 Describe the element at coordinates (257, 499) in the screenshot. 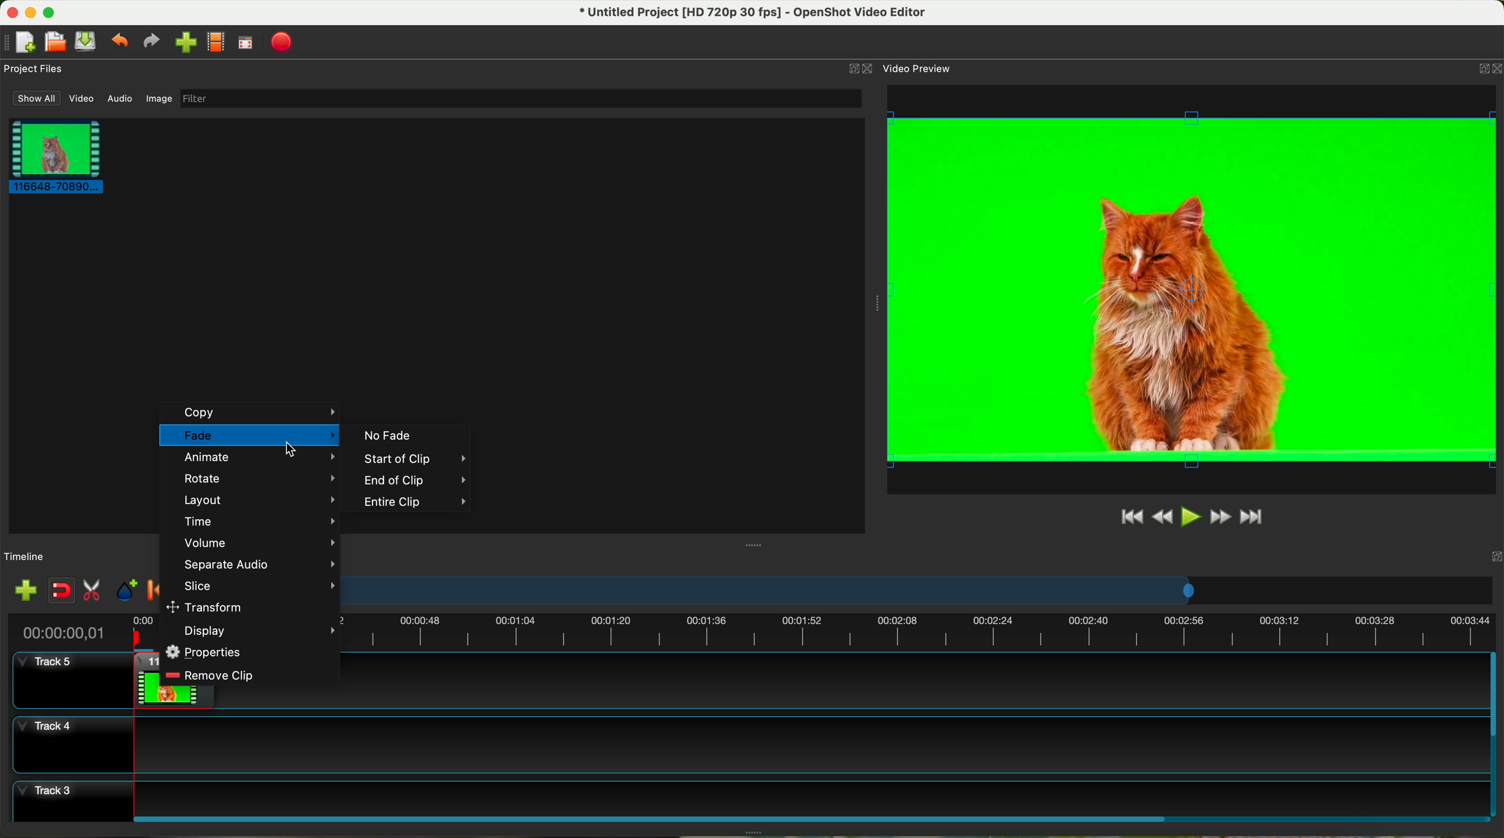

I see `layout` at that location.